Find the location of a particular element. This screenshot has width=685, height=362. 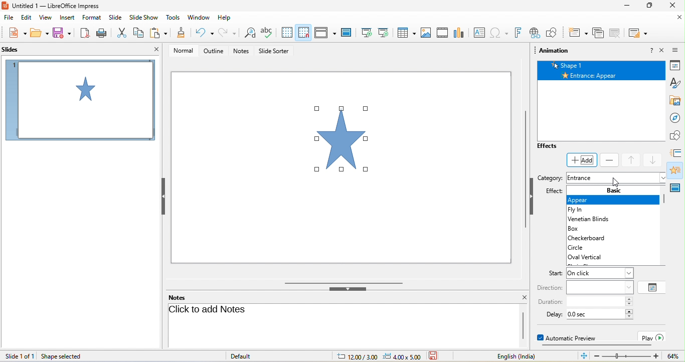

current zoom is located at coordinates (673, 356).